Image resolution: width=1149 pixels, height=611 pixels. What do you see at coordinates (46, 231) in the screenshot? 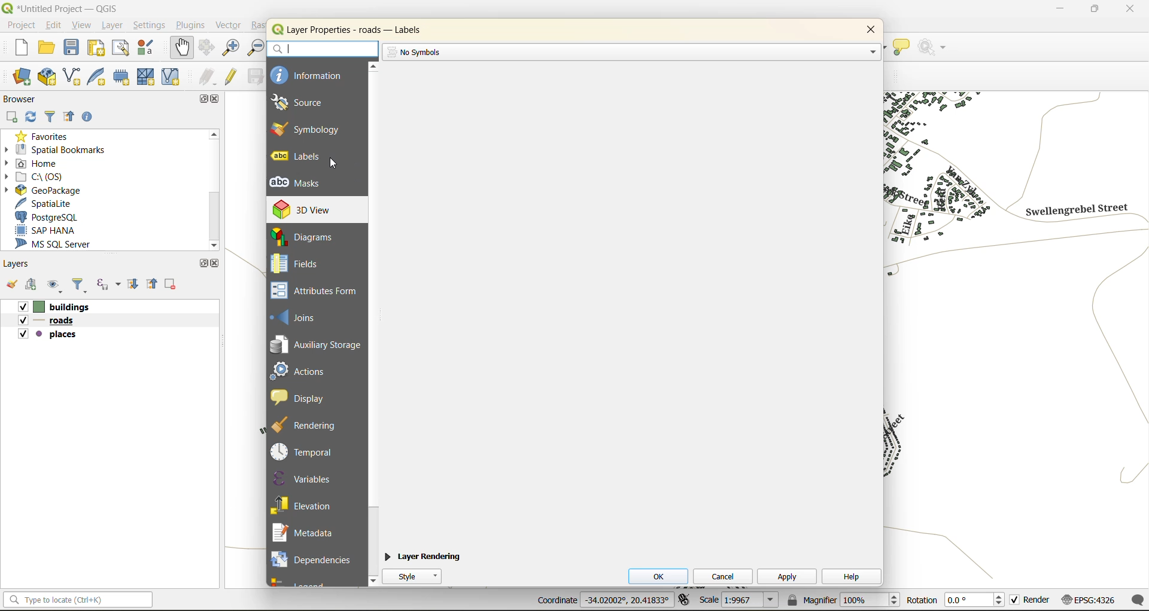
I see `sap hana` at bounding box center [46, 231].